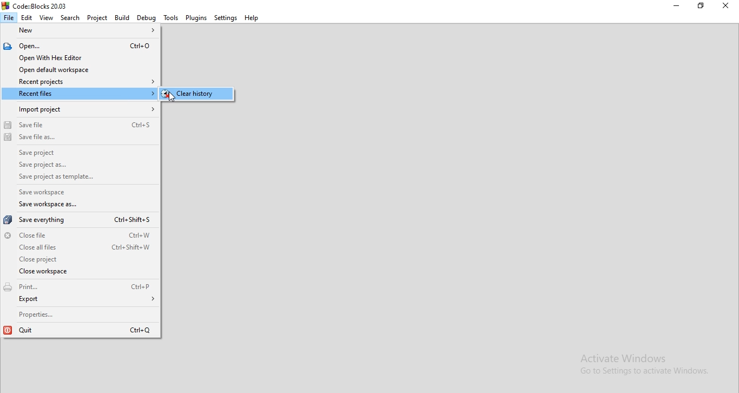 The image size is (739, 393). Describe the element at coordinates (252, 18) in the screenshot. I see `Help` at that location.